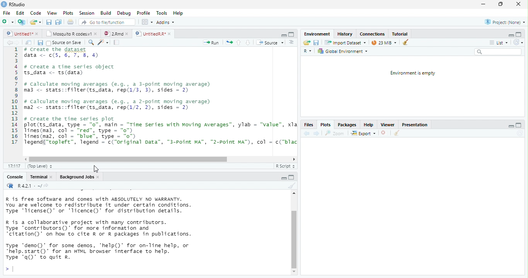 This screenshot has width=528, height=278. Describe the element at coordinates (170, 34) in the screenshot. I see `close` at that location.